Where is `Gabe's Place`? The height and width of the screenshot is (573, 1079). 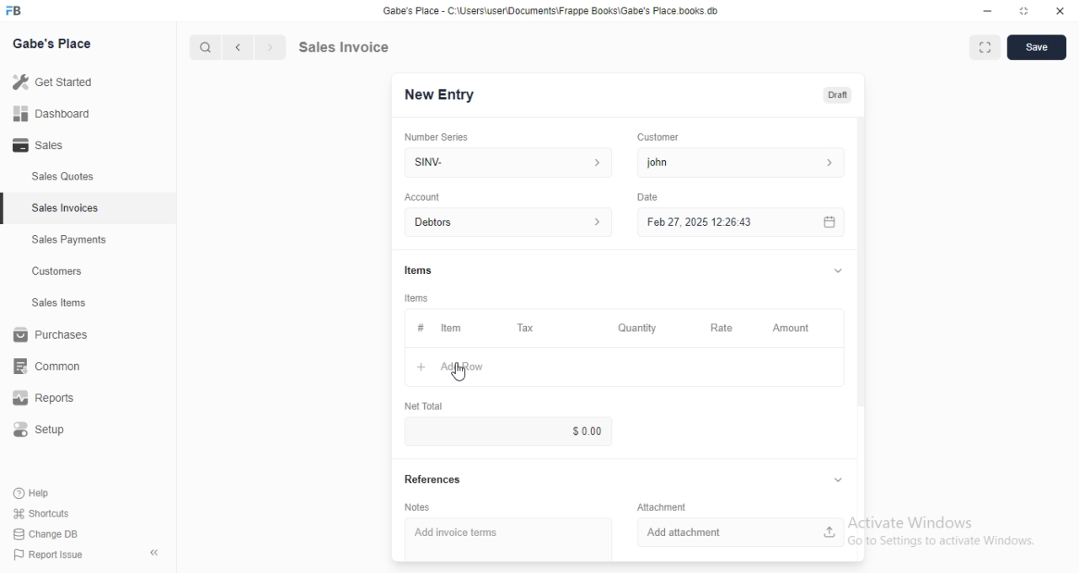 Gabe's Place is located at coordinates (55, 44).